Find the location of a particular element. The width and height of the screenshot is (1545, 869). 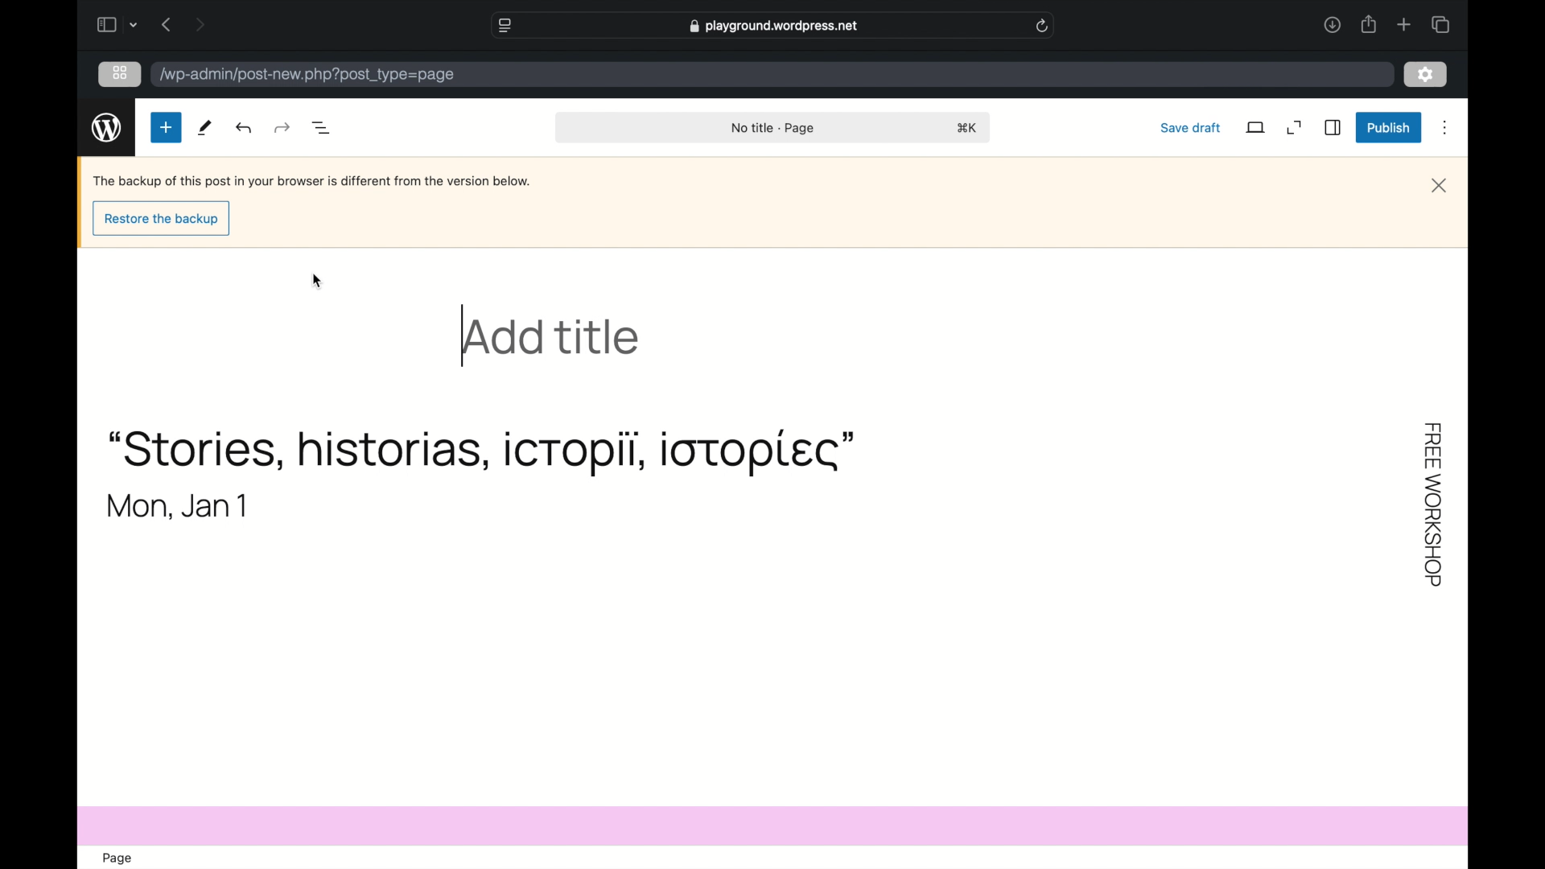

cursor is located at coordinates (317, 282).